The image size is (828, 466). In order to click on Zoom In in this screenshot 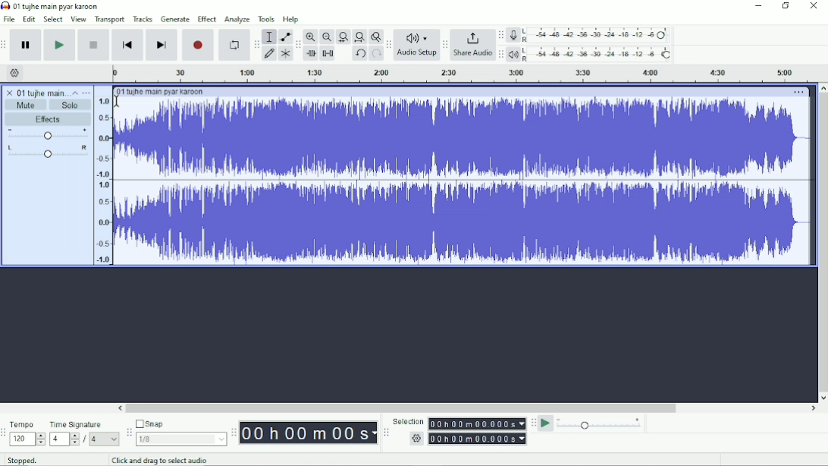, I will do `click(311, 36)`.